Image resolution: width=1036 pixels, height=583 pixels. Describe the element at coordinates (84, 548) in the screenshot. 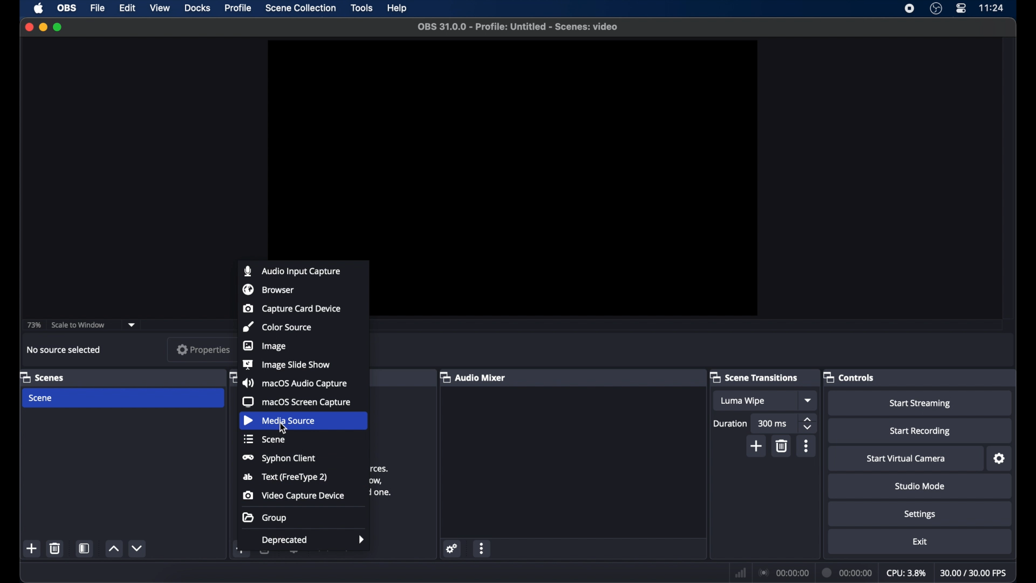

I see `scene filters` at that location.